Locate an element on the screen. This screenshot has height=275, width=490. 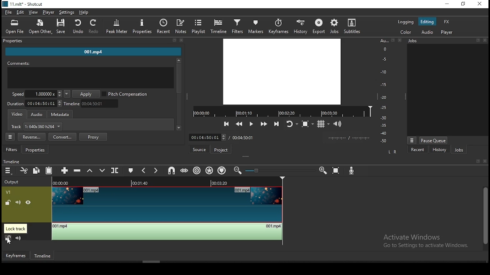
fx is located at coordinates (447, 22).